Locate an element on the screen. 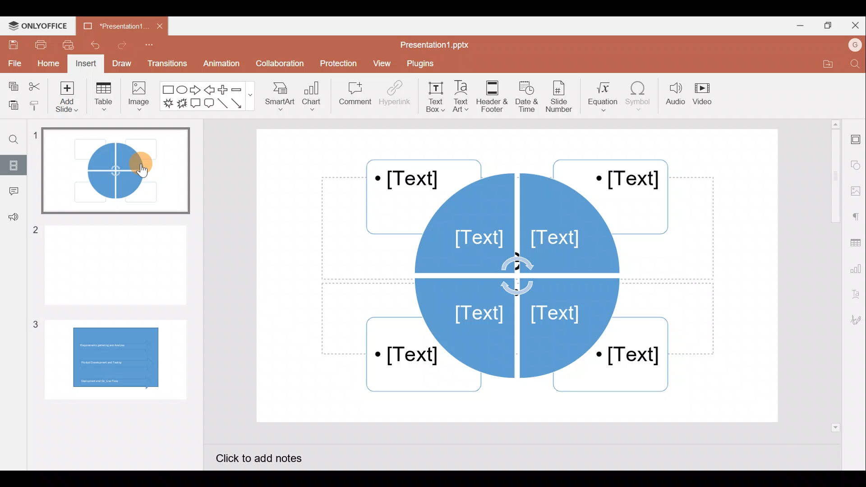 The image size is (866, 487). Table settings is located at coordinates (856, 243).